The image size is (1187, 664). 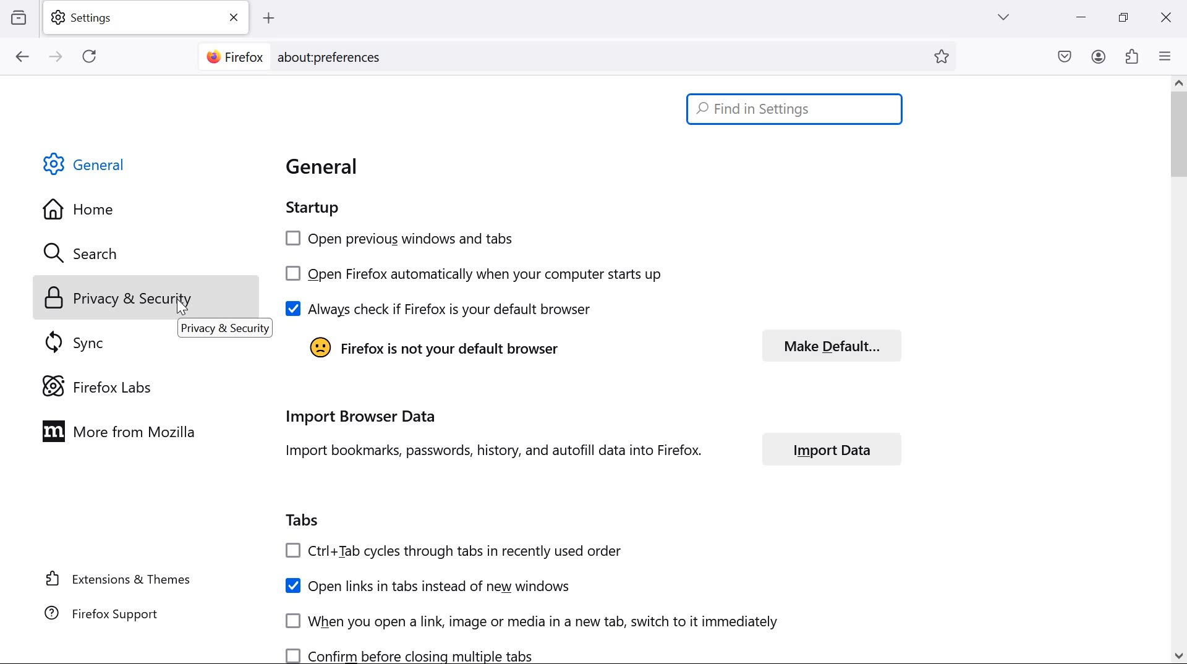 I want to click on General , so click(x=329, y=169).